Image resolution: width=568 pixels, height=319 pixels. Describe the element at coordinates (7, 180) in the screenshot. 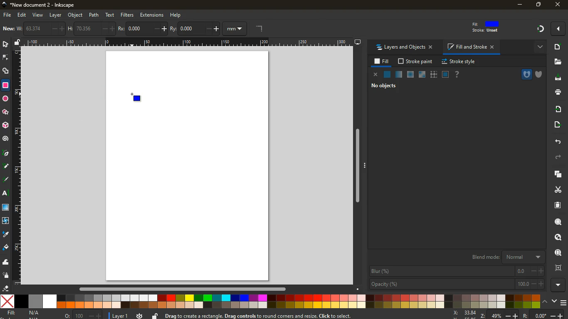

I see `highlight` at that location.